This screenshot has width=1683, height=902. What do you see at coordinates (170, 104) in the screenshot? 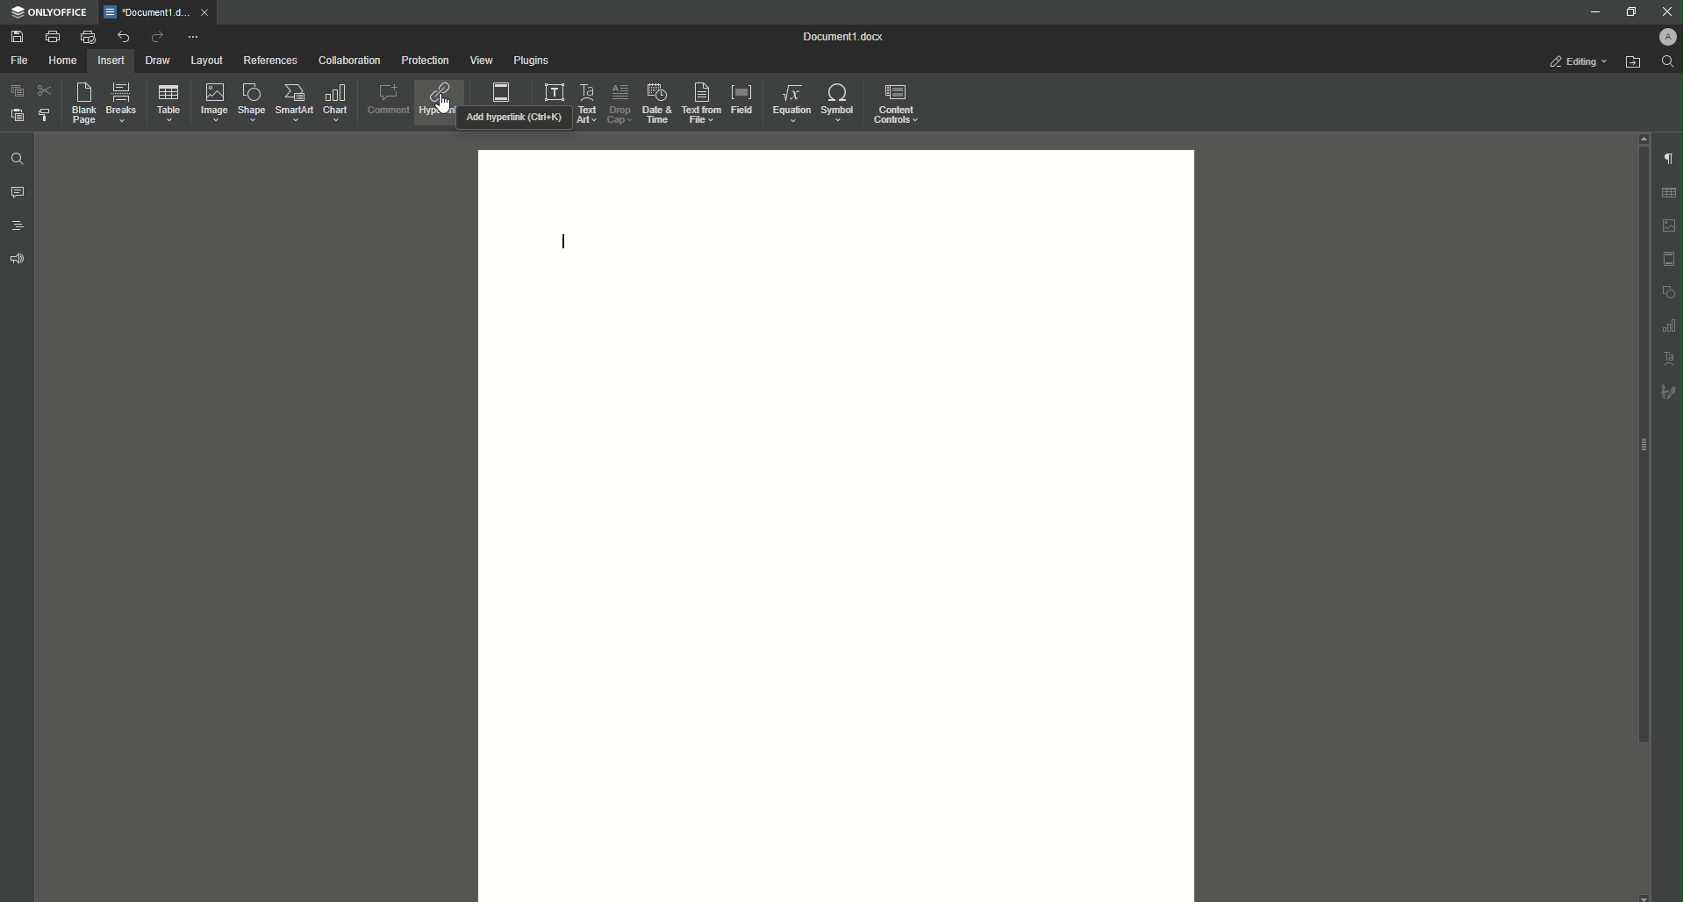
I see `Table` at bounding box center [170, 104].